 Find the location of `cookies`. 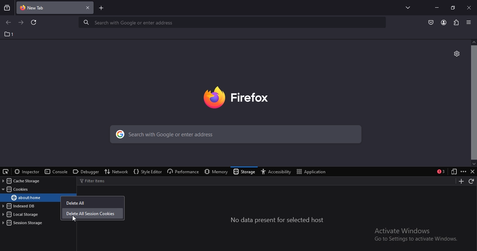

cookies is located at coordinates (17, 190).